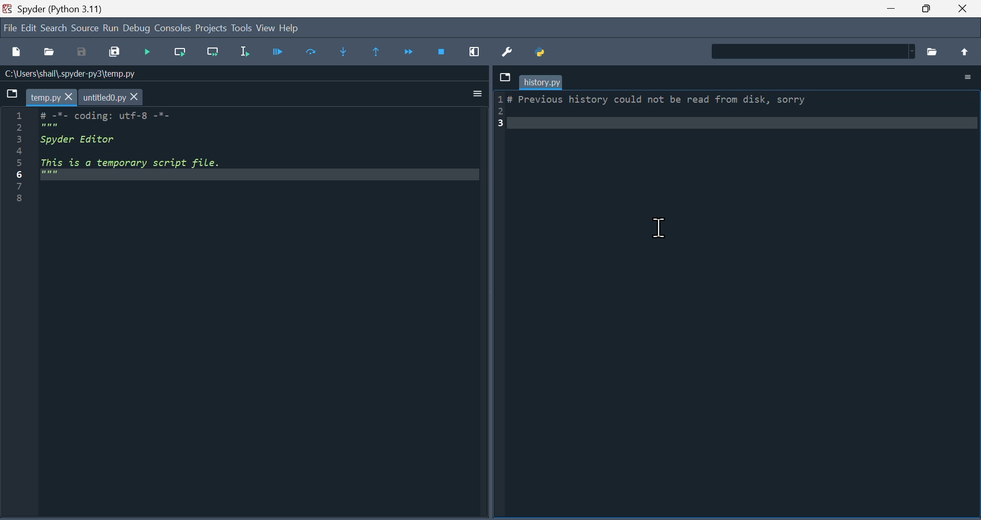 Image resolution: width=981 pixels, height=520 pixels. What do you see at coordinates (172, 27) in the screenshot?
I see `Consol` at bounding box center [172, 27].